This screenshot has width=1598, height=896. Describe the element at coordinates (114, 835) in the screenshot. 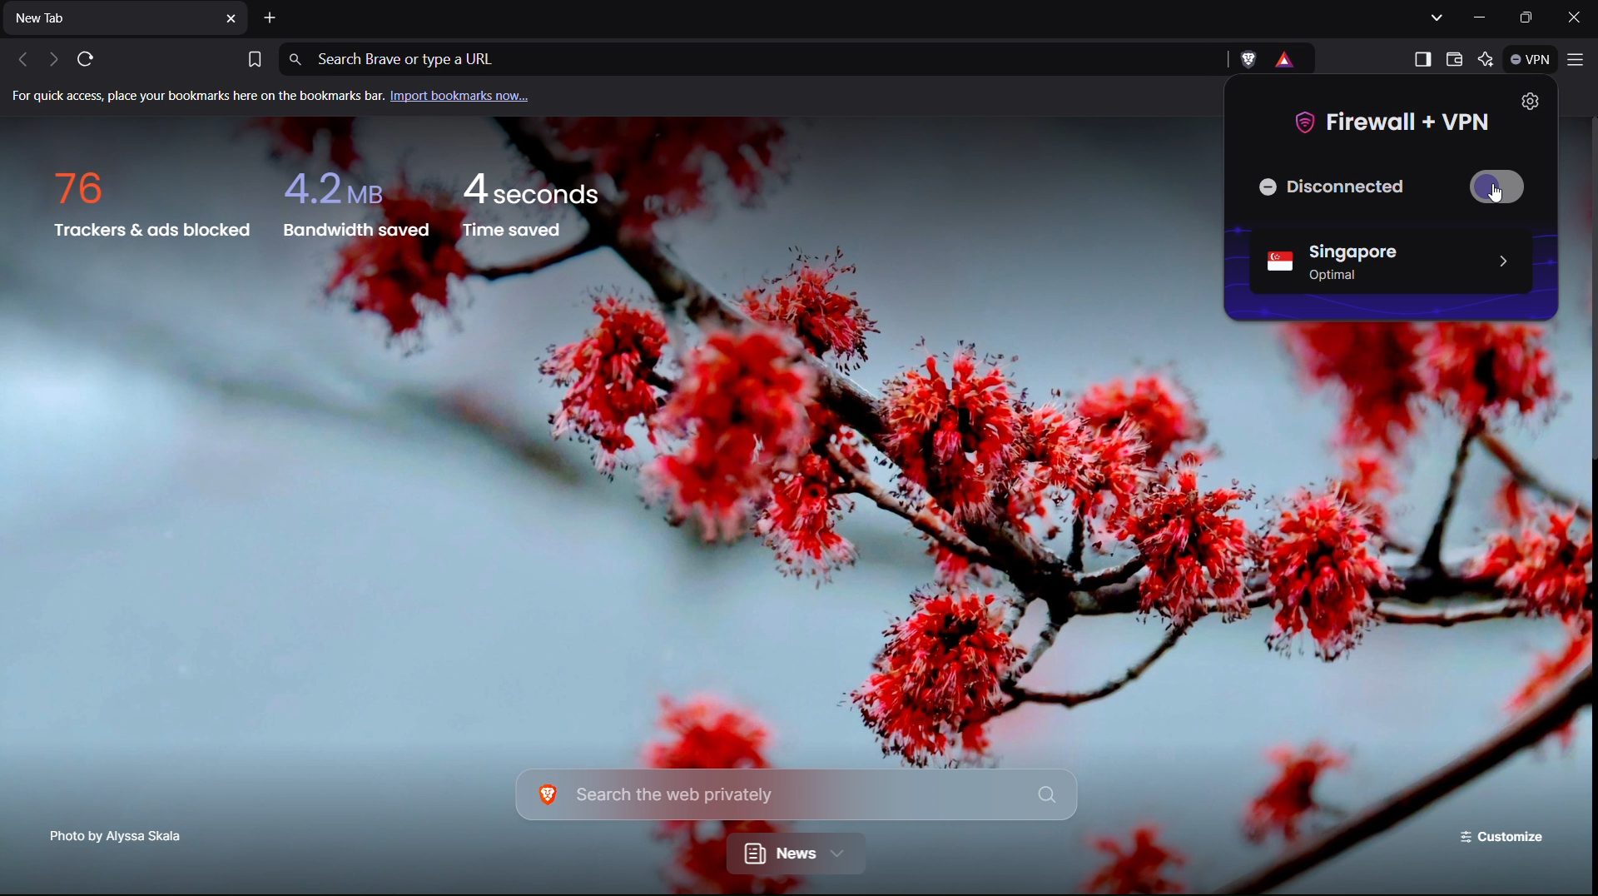

I see `Photo Credit` at that location.